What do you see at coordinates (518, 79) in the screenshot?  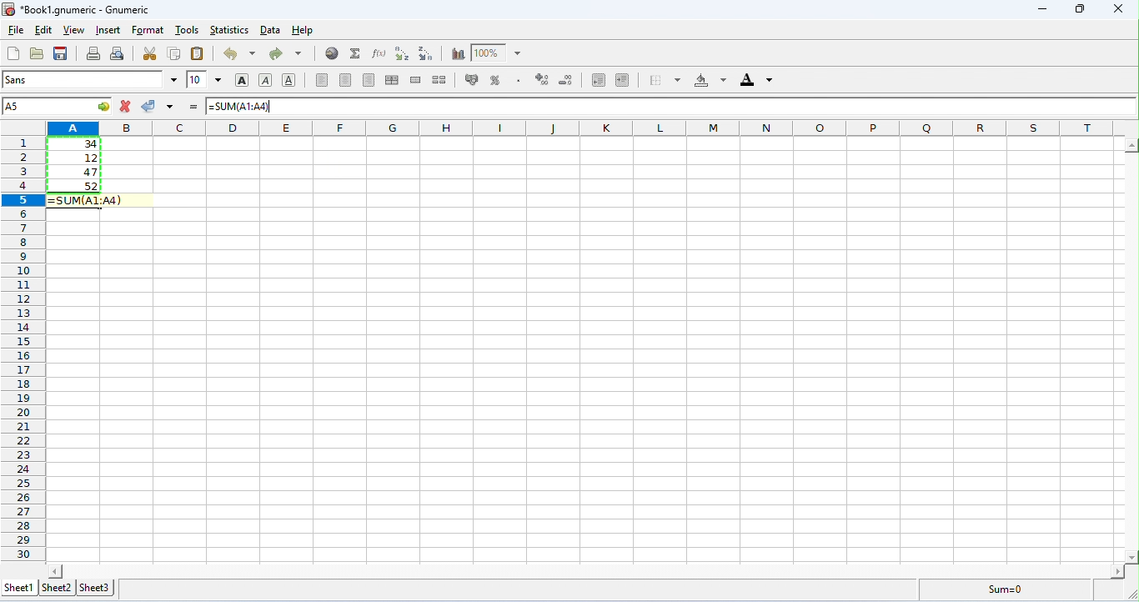 I see `includes a thousands separator` at bounding box center [518, 79].